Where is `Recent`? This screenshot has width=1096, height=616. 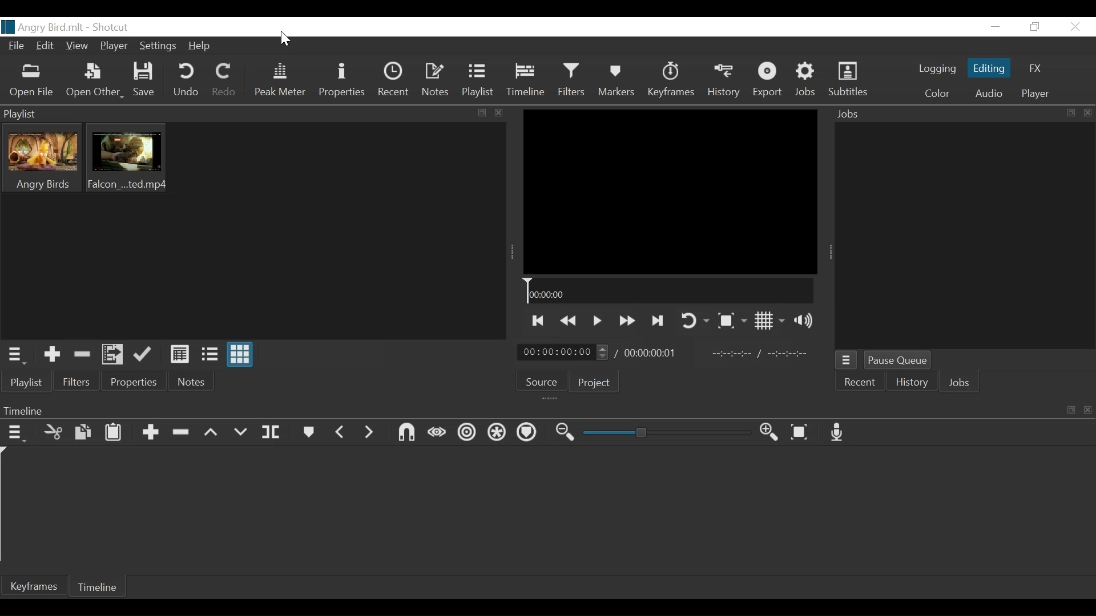
Recent is located at coordinates (861, 384).